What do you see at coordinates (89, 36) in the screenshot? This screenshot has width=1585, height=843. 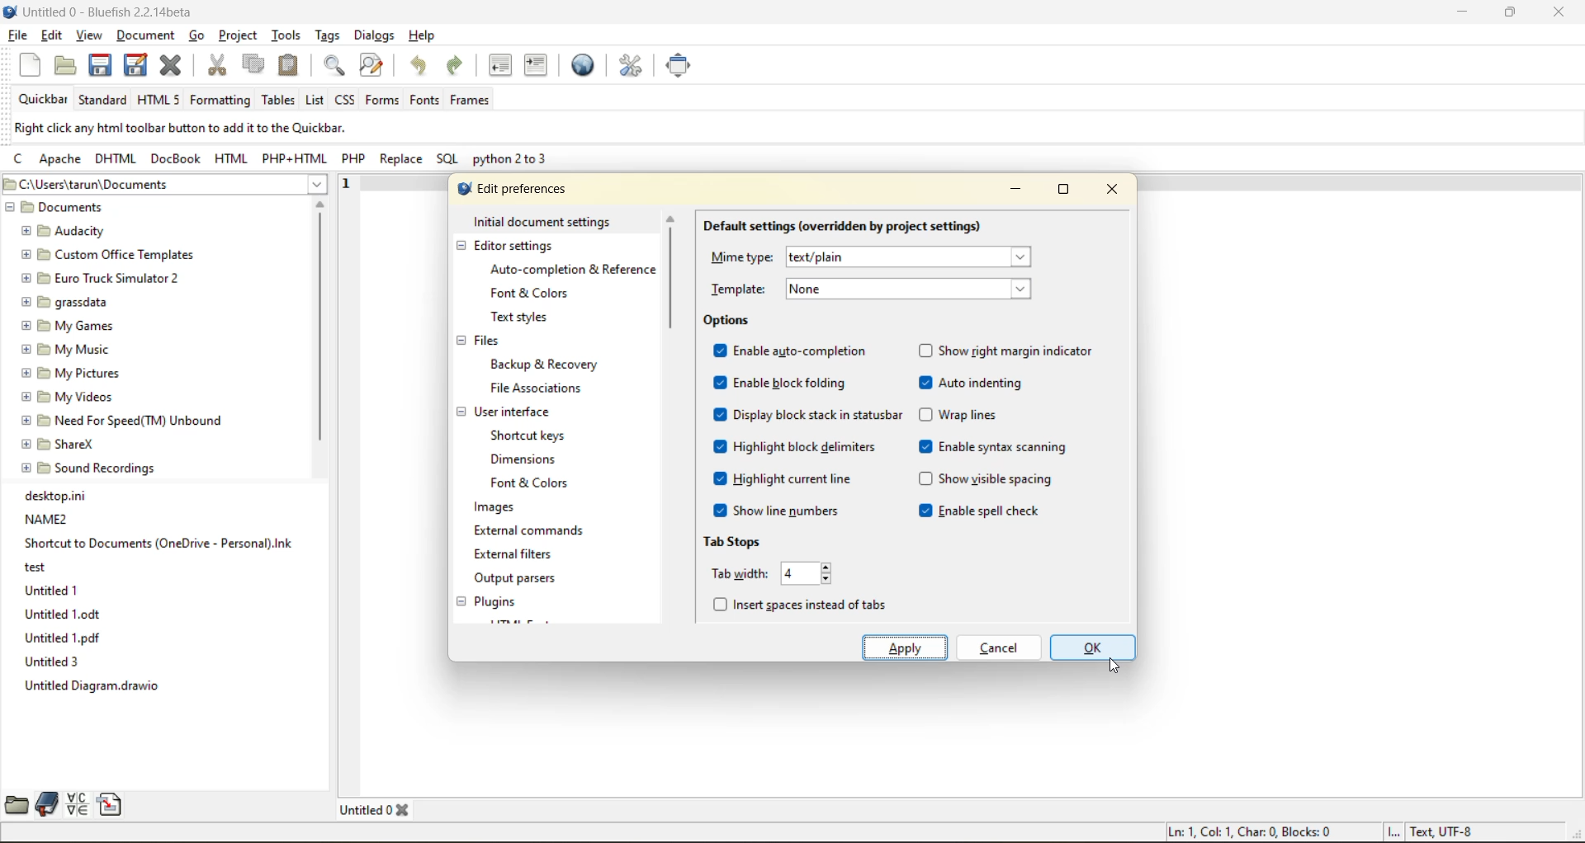 I see `view` at bounding box center [89, 36].